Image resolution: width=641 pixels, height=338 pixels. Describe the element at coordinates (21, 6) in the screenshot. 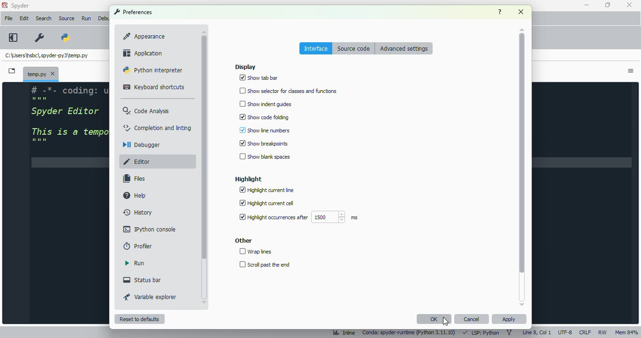

I see `spyder` at that location.